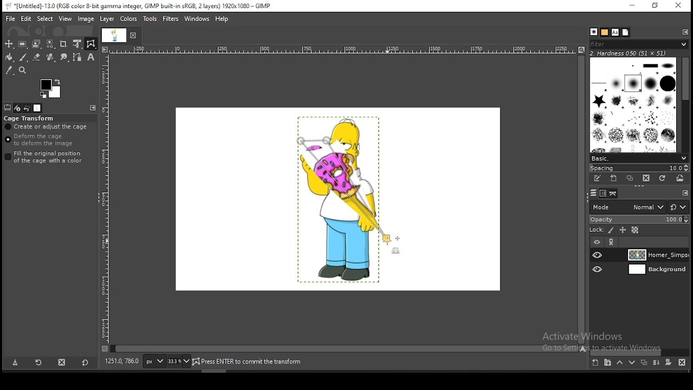 The width and height of the screenshot is (693, 390). Describe the element at coordinates (598, 255) in the screenshot. I see `layer visibility on/off` at that location.